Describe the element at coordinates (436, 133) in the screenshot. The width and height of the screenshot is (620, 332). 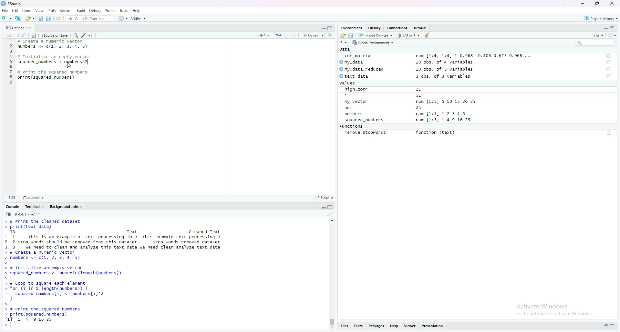
I see `function (text)` at that location.